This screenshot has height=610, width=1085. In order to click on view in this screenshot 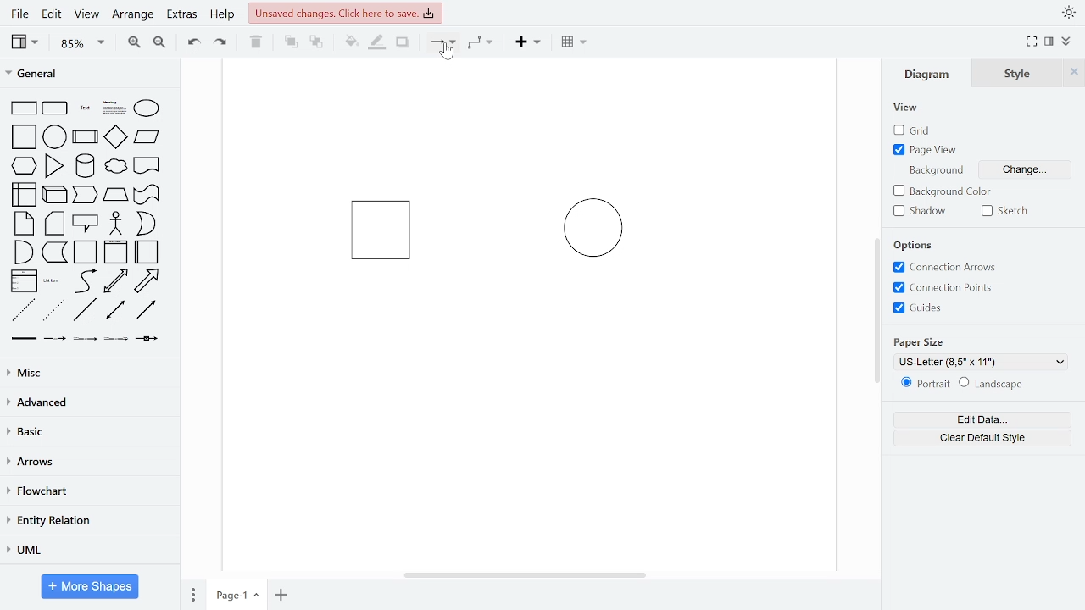, I will do `click(85, 15)`.